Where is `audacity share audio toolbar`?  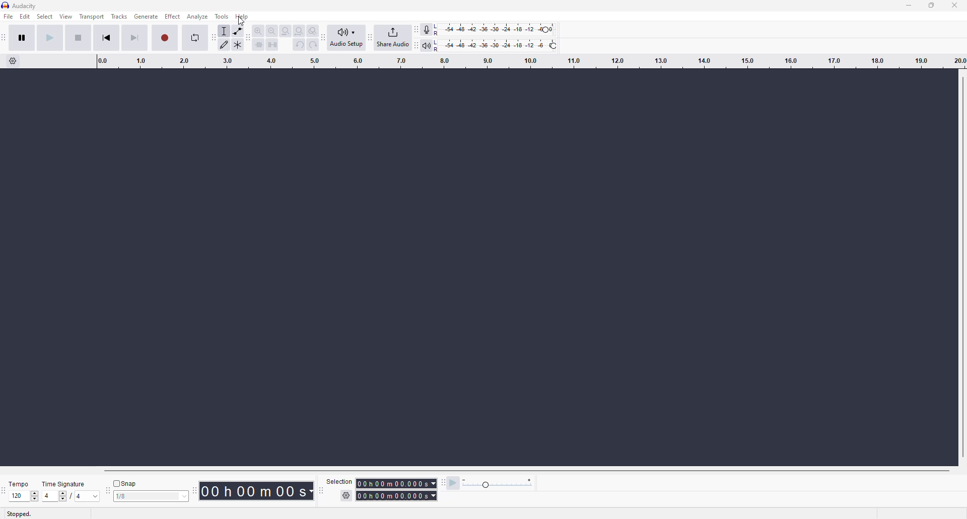 audacity share audio toolbar is located at coordinates (370, 35).